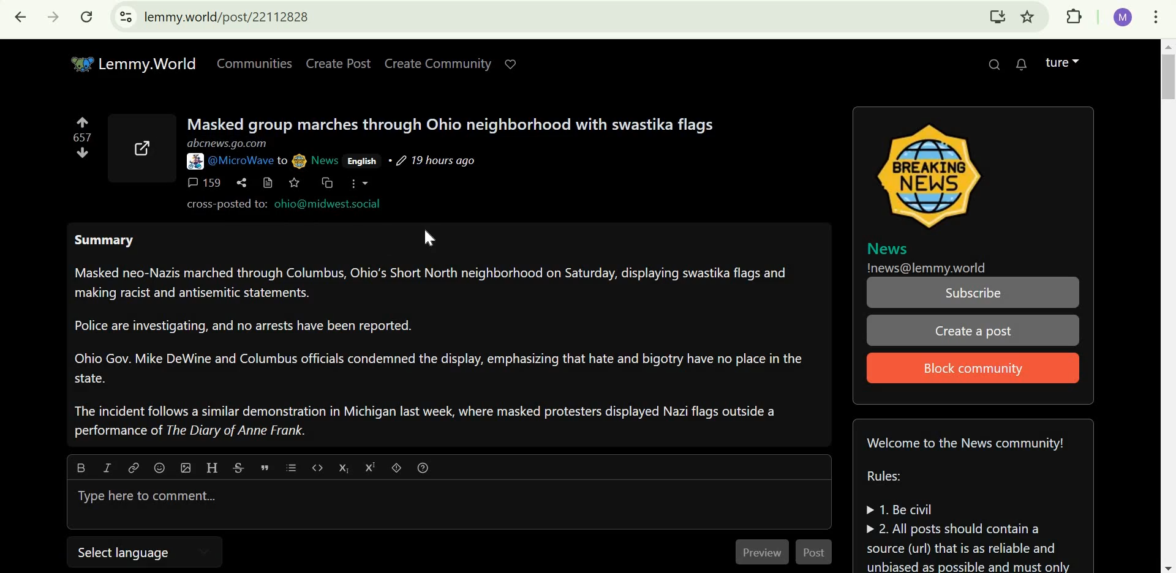  Describe the element at coordinates (140, 496) in the screenshot. I see `Type here to comment...` at that location.